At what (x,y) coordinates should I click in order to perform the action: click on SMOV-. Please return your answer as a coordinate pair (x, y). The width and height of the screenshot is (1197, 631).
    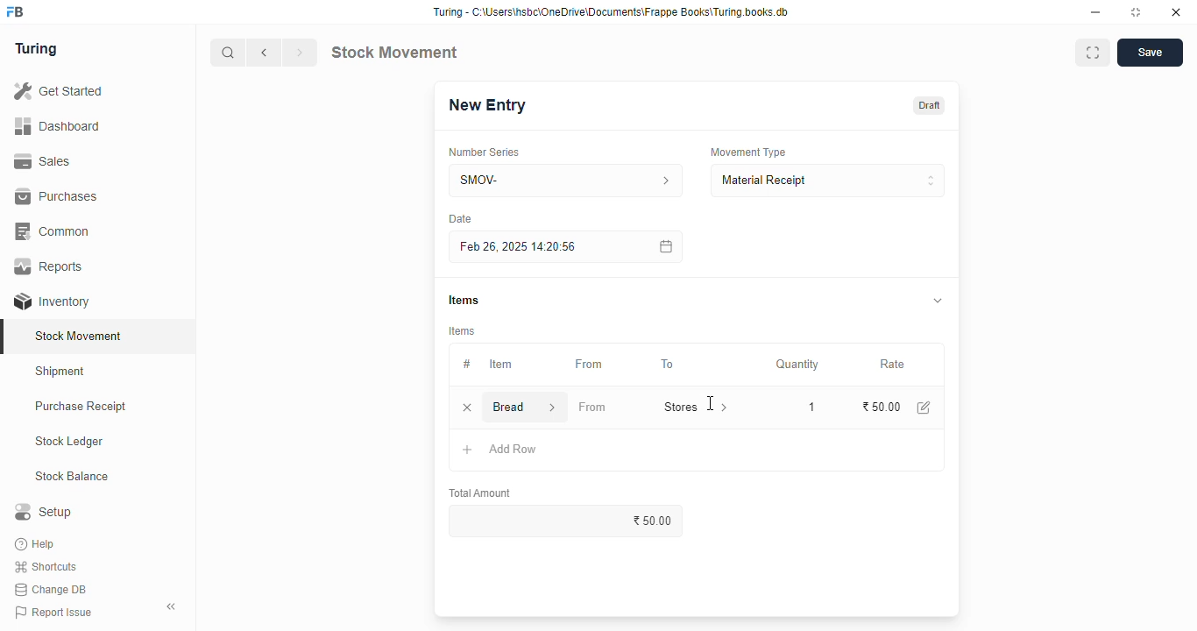
    Looking at the image, I should click on (567, 180).